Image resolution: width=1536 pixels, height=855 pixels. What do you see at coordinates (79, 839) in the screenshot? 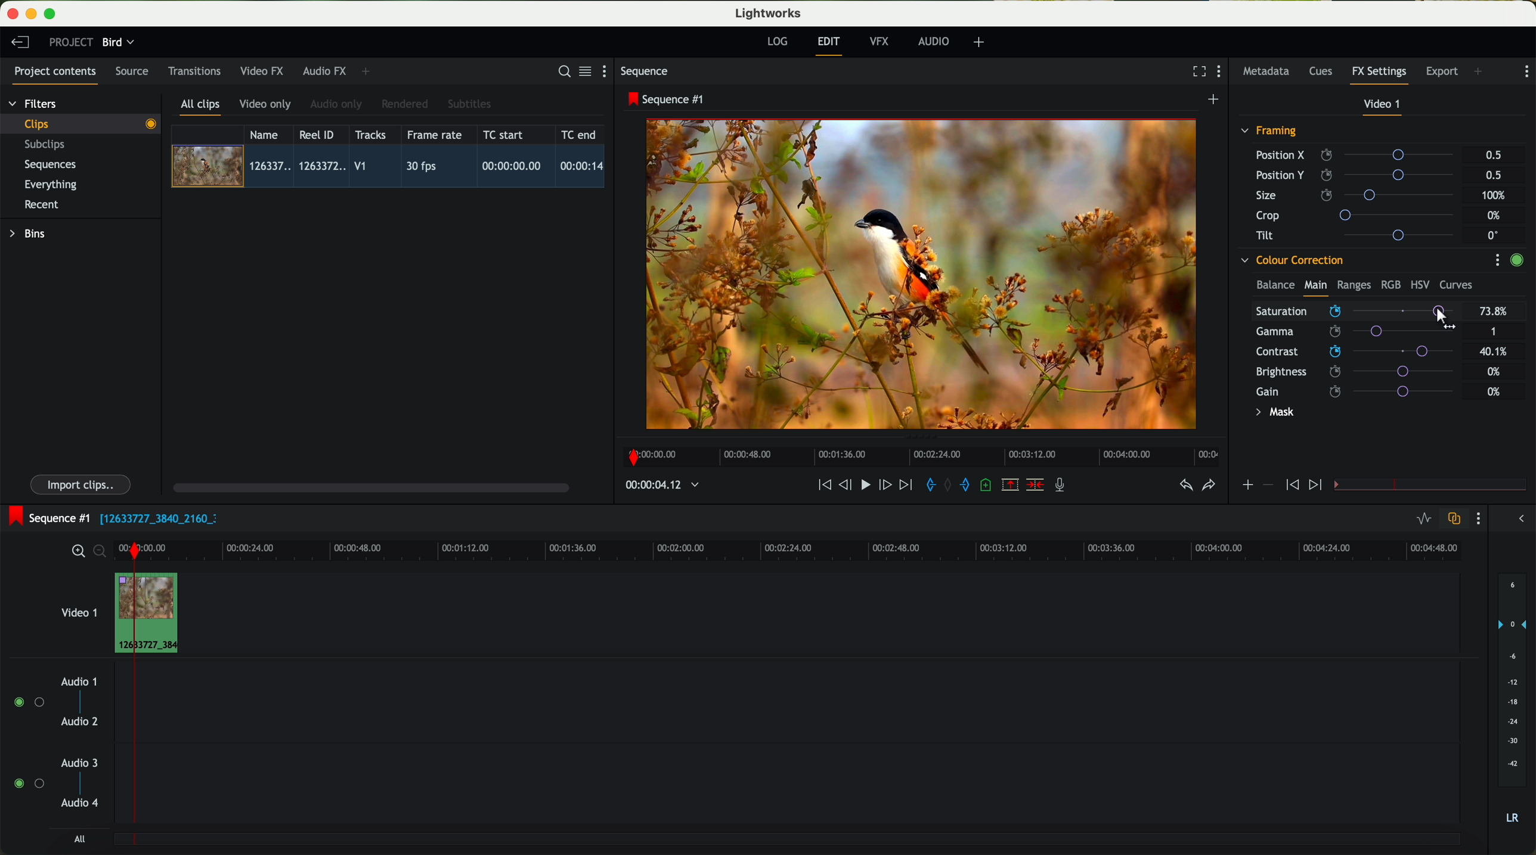
I see `all` at bounding box center [79, 839].